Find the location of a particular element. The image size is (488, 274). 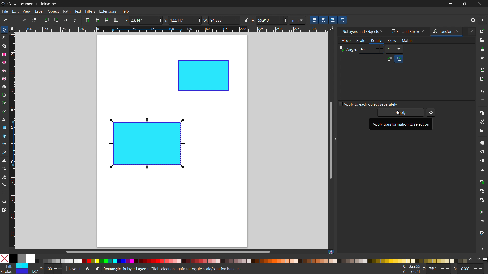

grey is located at coordinates (21, 259).